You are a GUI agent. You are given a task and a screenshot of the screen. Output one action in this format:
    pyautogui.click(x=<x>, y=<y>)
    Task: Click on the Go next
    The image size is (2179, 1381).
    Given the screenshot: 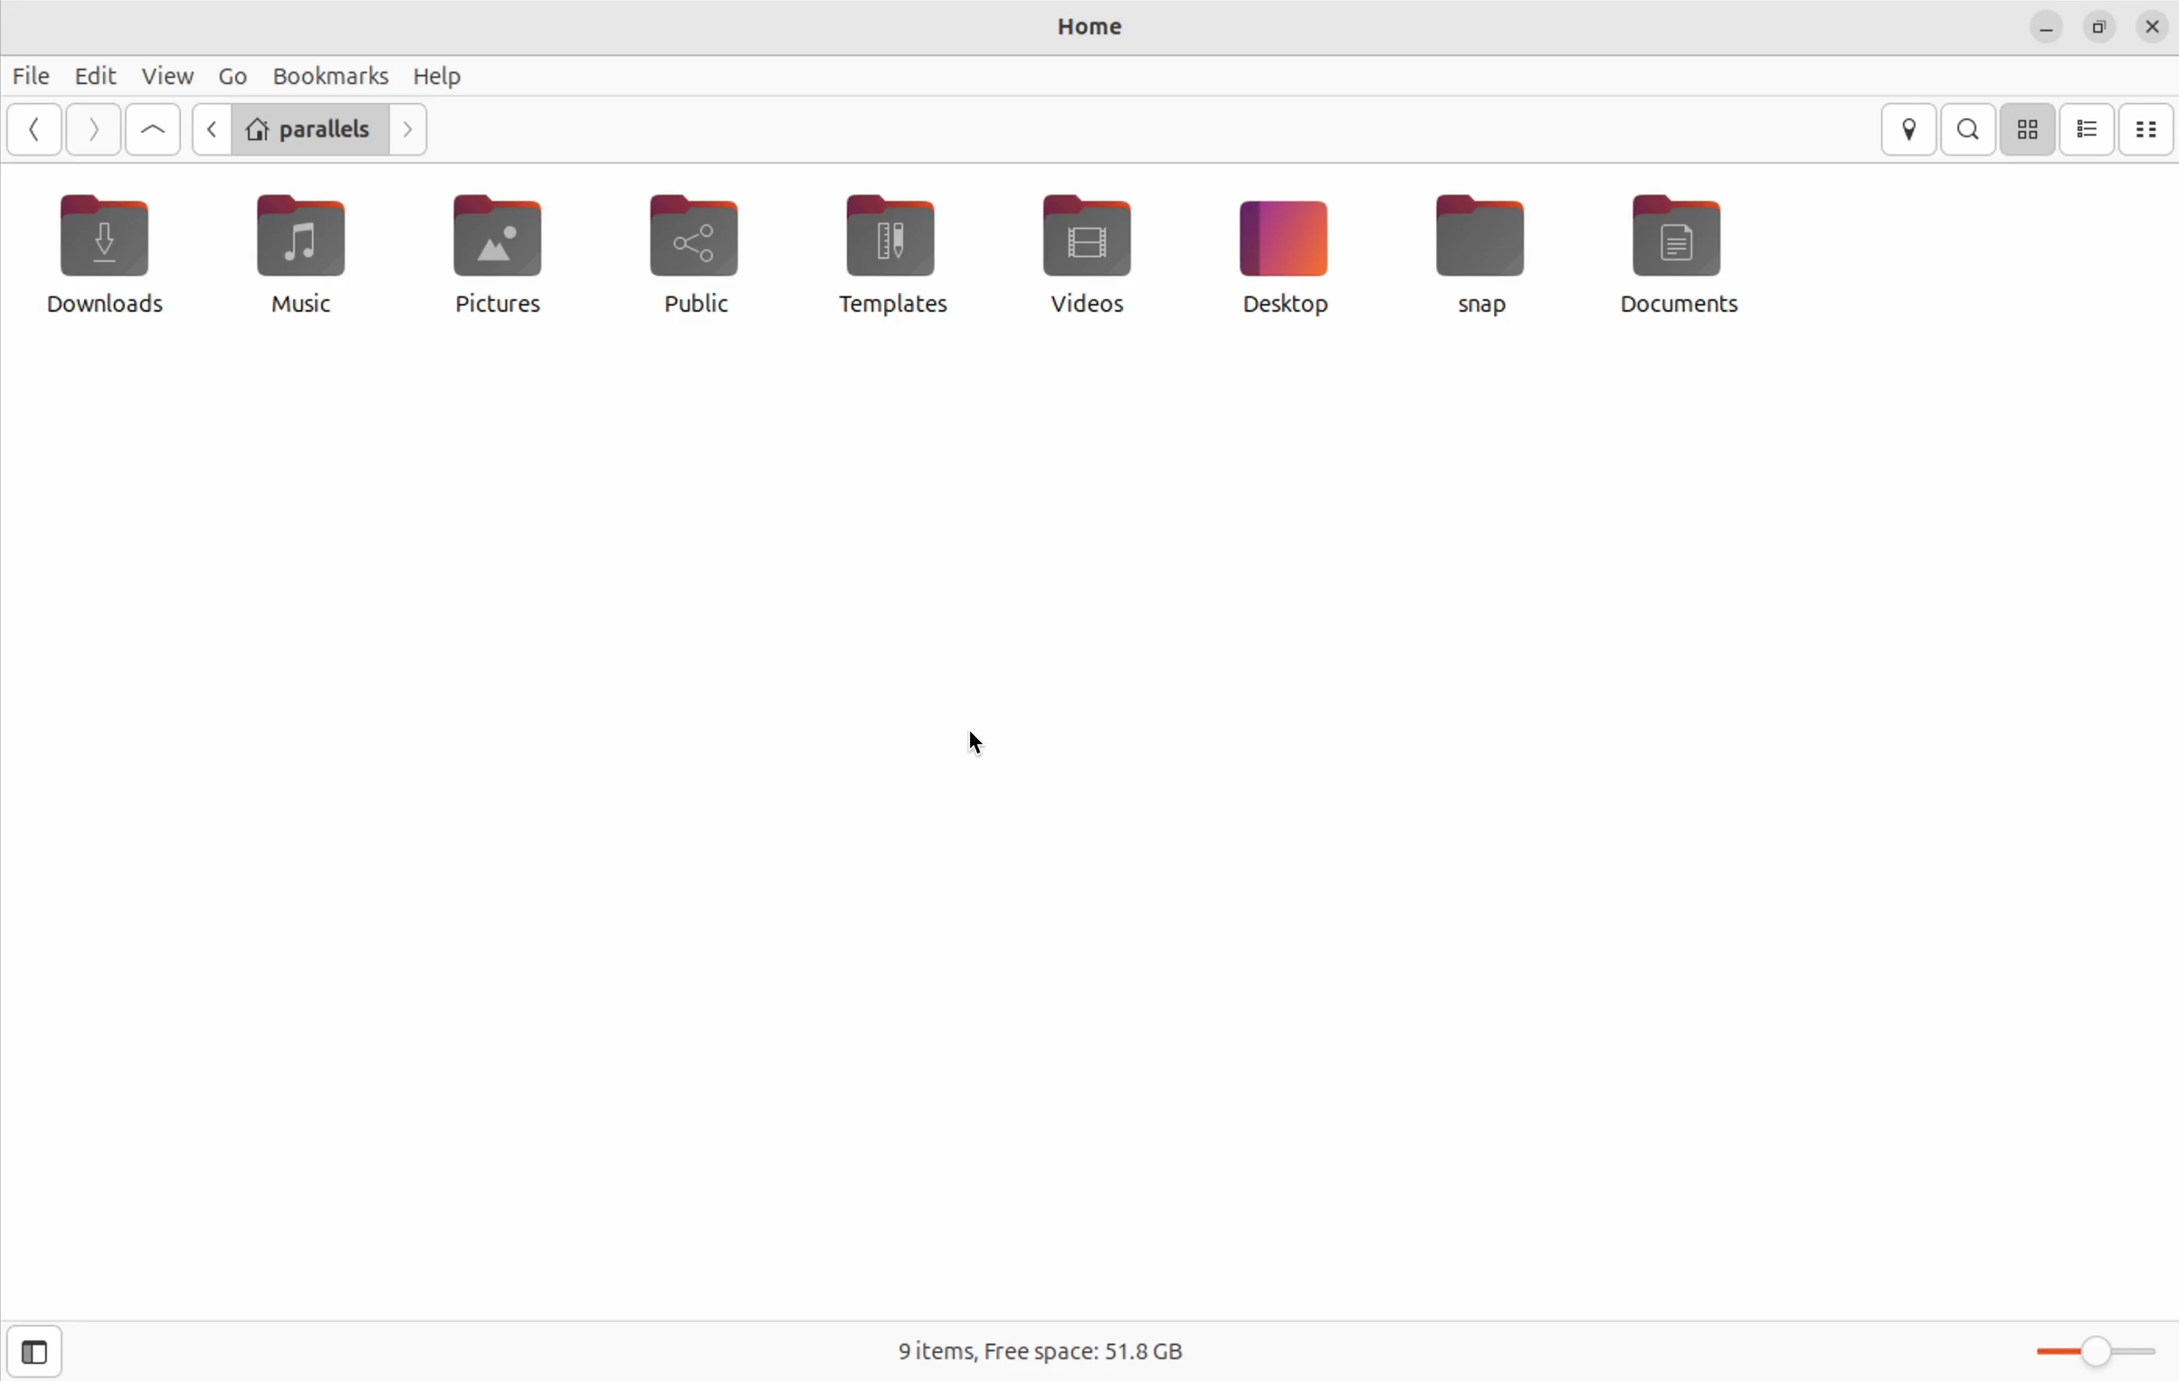 What is the action you would take?
    pyautogui.click(x=414, y=129)
    